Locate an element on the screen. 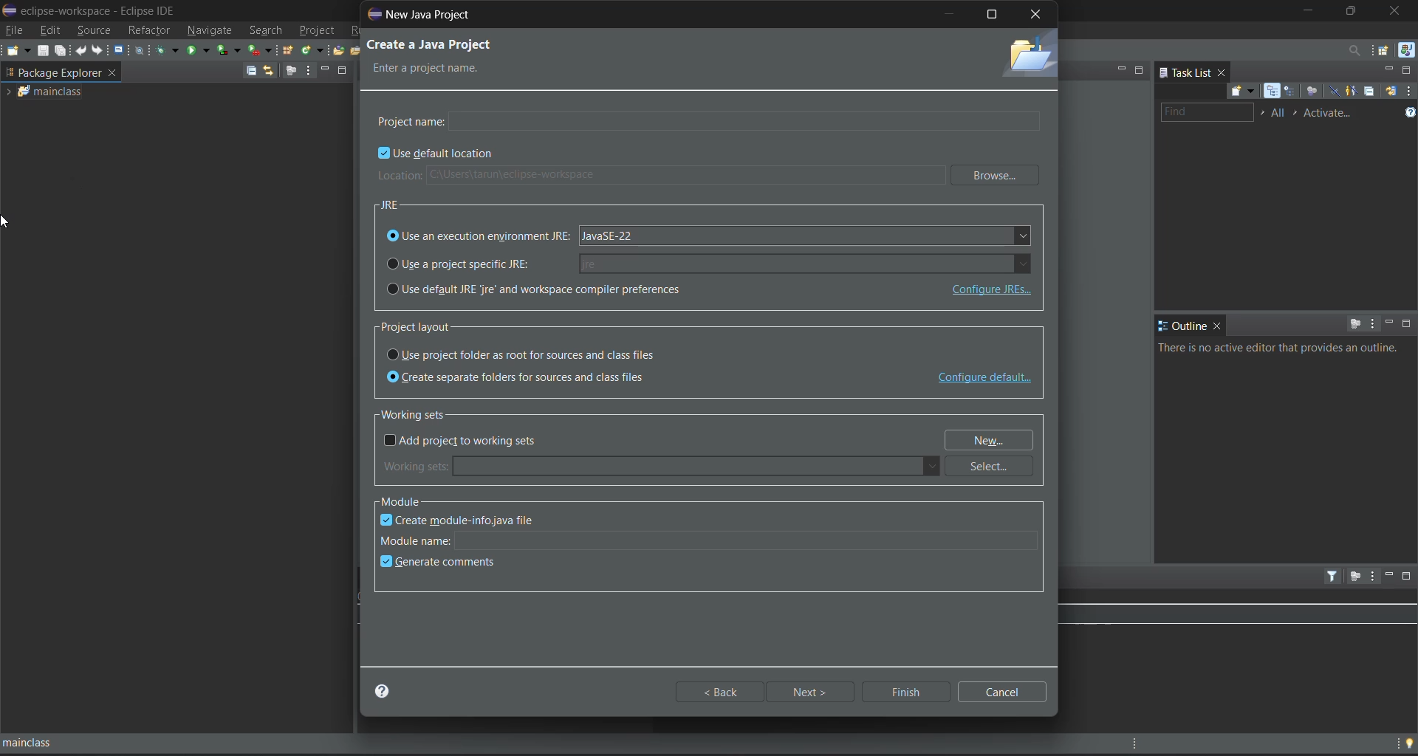  use default location is located at coordinates (438, 155).